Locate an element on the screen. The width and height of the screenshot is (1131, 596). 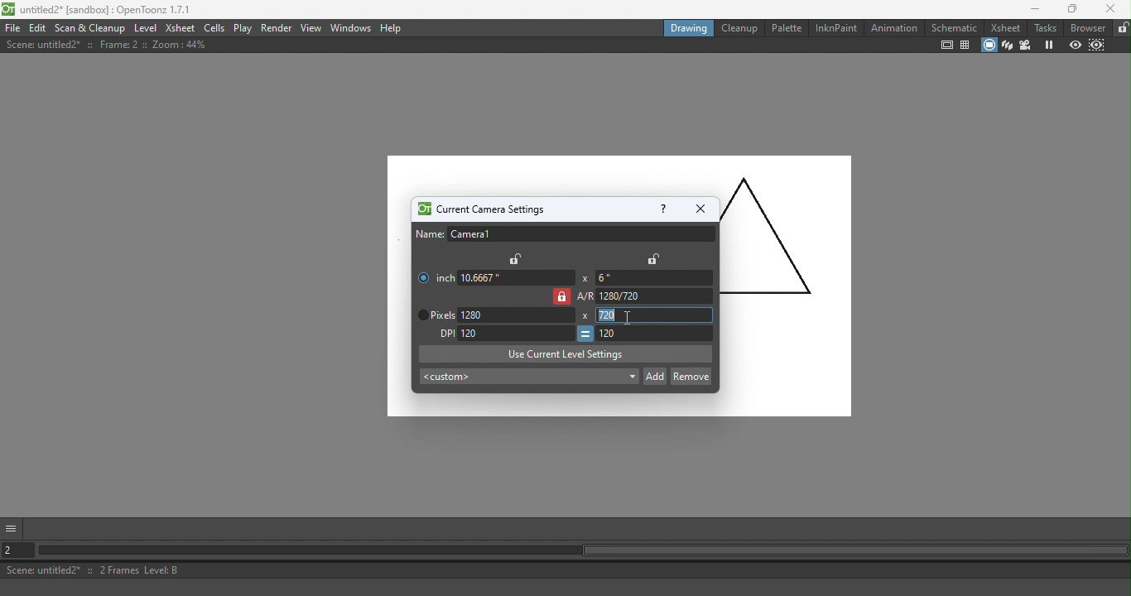
X is located at coordinates (585, 316).